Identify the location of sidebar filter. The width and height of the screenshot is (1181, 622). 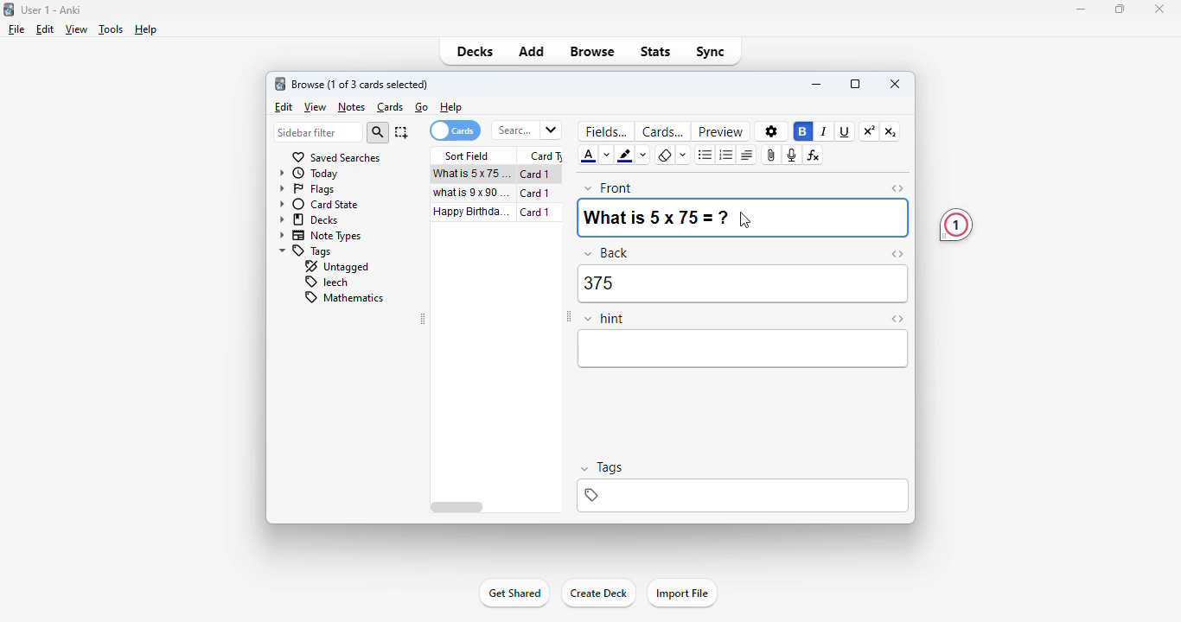
(316, 132).